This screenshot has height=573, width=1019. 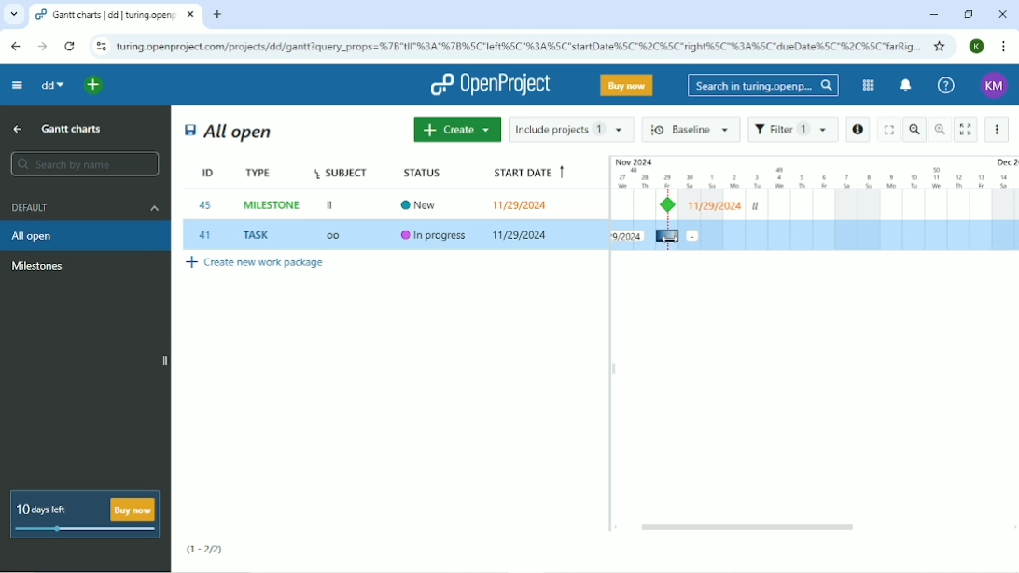 What do you see at coordinates (944, 84) in the screenshot?
I see `Help` at bounding box center [944, 84].